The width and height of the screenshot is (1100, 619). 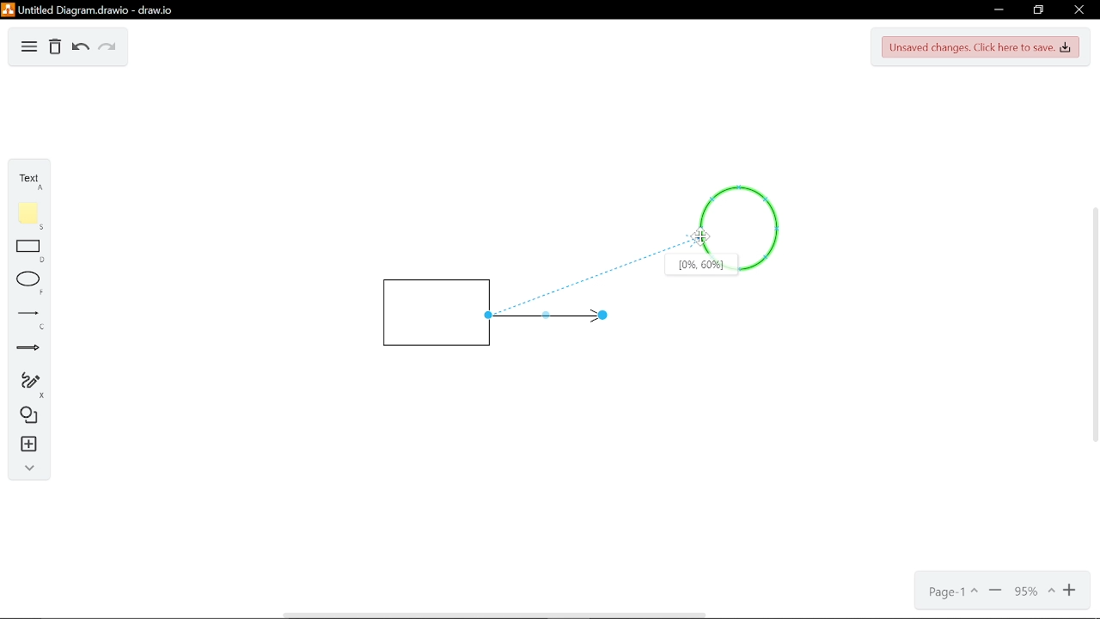 What do you see at coordinates (29, 48) in the screenshot?
I see `Diagram` at bounding box center [29, 48].